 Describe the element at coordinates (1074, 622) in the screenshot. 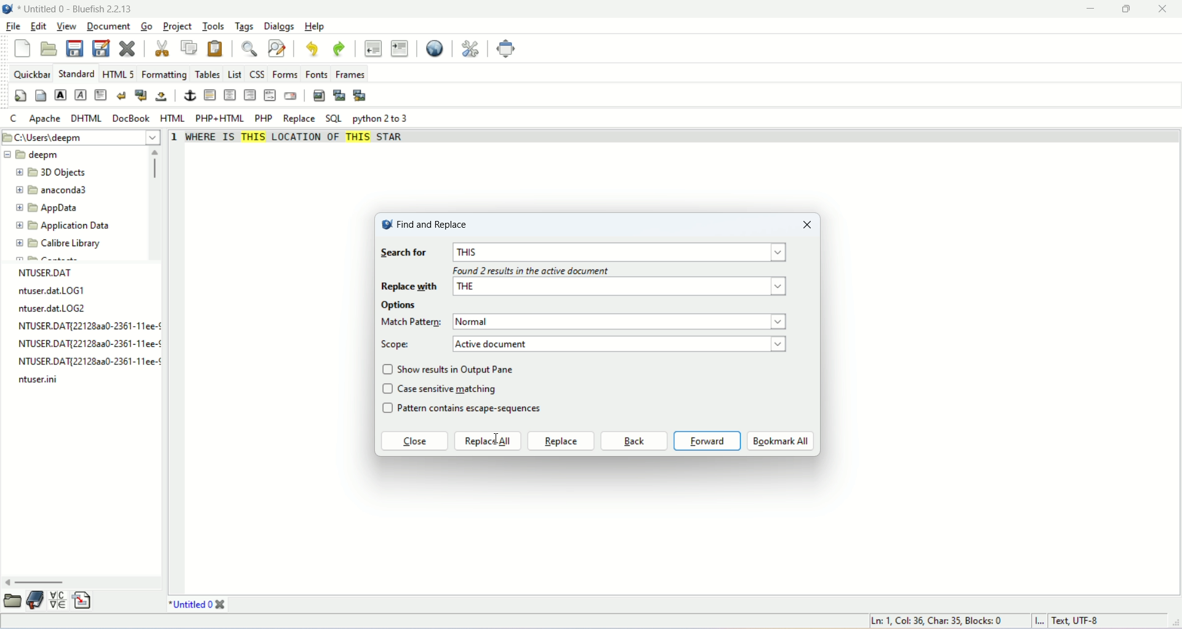

I see `Text UTF-8` at that location.